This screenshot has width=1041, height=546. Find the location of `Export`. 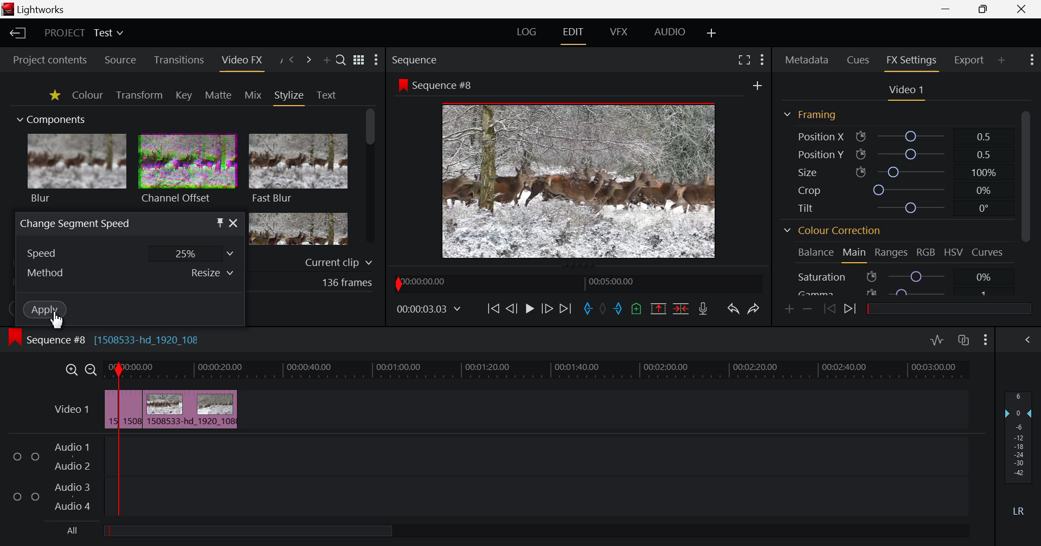

Export is located at coordinates (970, 60).